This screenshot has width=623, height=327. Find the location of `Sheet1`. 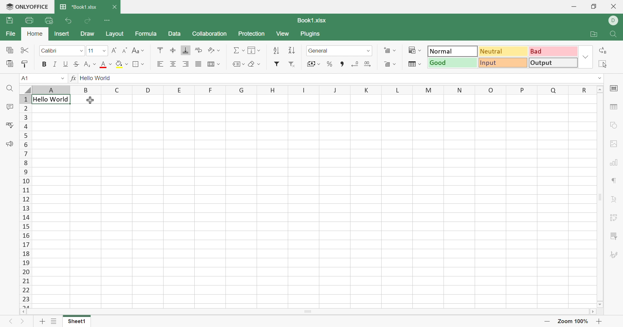

Sheet1 is located at coordinates (77, 322).